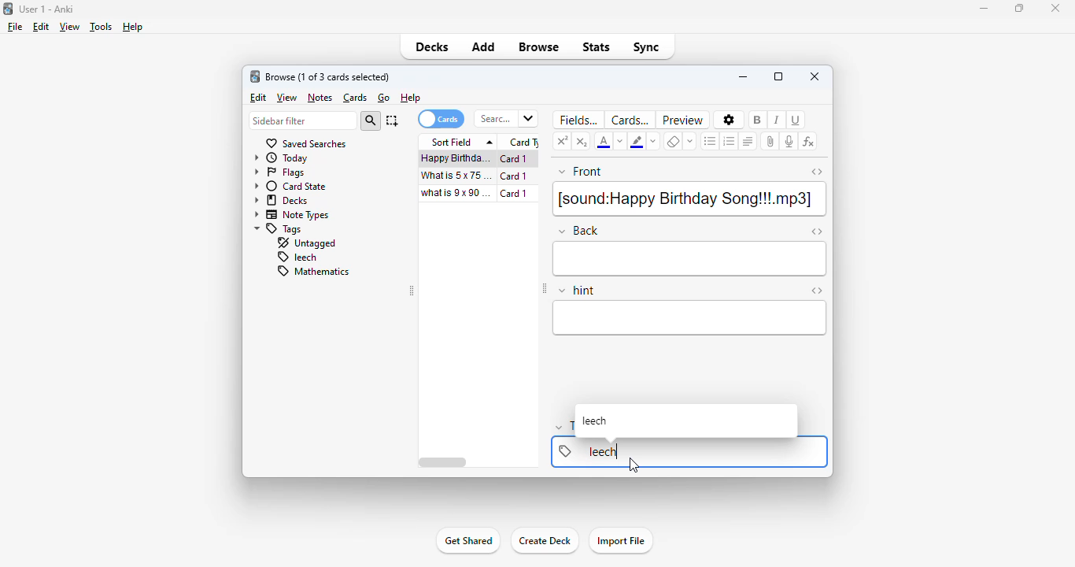 The width and height of the screenshot is (1075, 567). Describe the element at coordinates (652, 140) in the screenshot. I see `change color` at that location.